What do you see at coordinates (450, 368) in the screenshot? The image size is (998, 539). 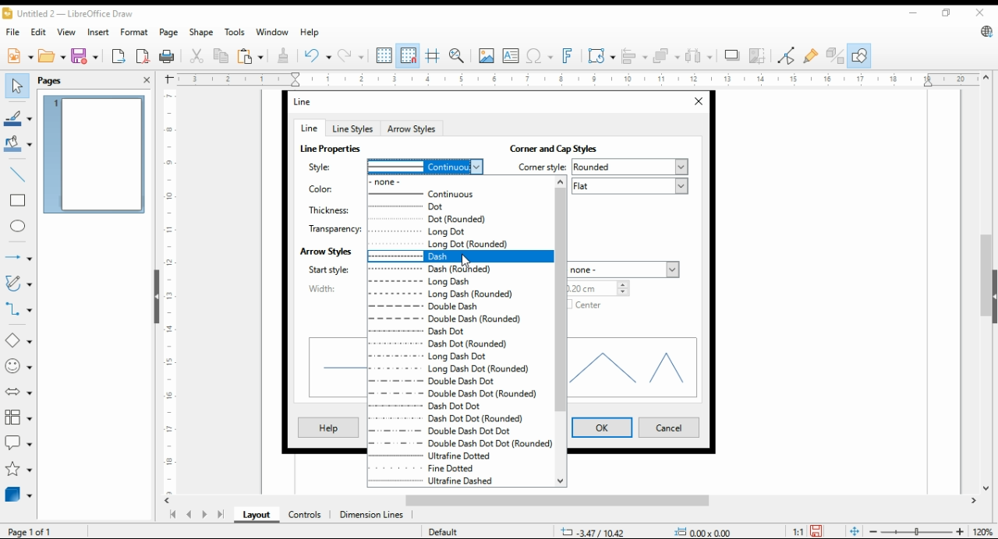 I see `long dash dot (rounded)` at bounding box center [450, 368].